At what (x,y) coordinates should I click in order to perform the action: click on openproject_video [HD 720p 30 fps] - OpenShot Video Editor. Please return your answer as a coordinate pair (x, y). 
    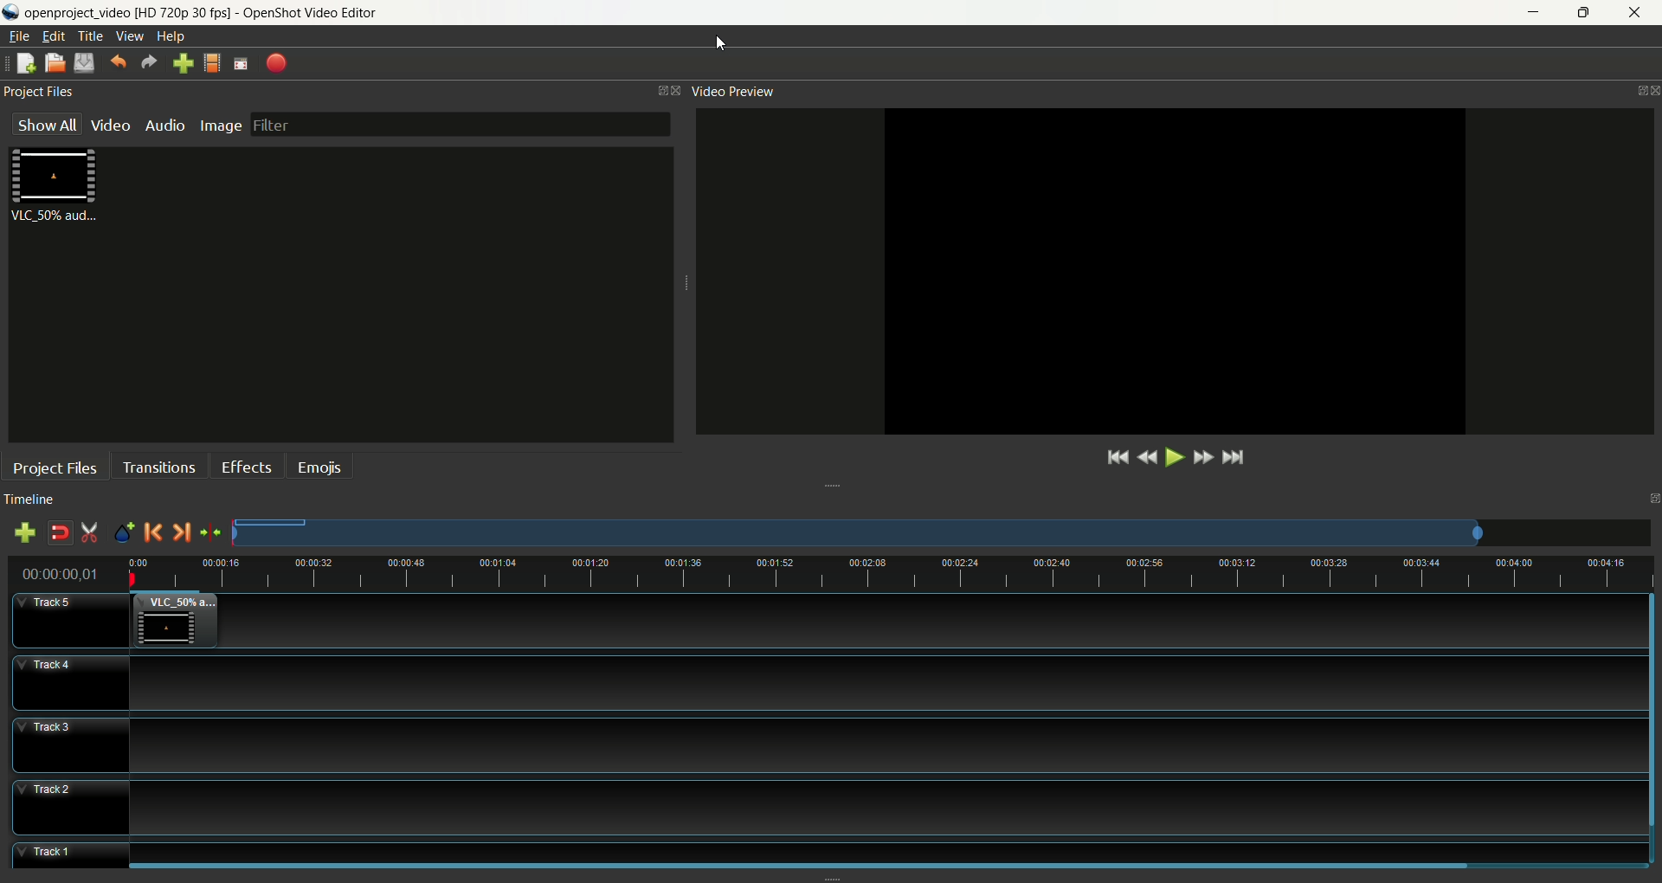
    Looking at the image, I should click on (206, 12).